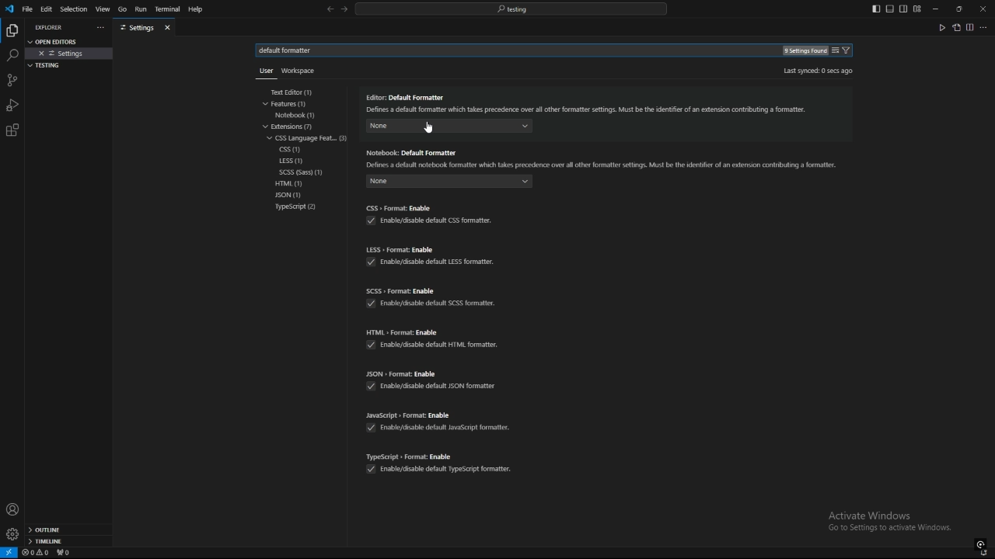 The width and height of the screenshot is (995, 559). I want to click on edit, so click(47, 9).